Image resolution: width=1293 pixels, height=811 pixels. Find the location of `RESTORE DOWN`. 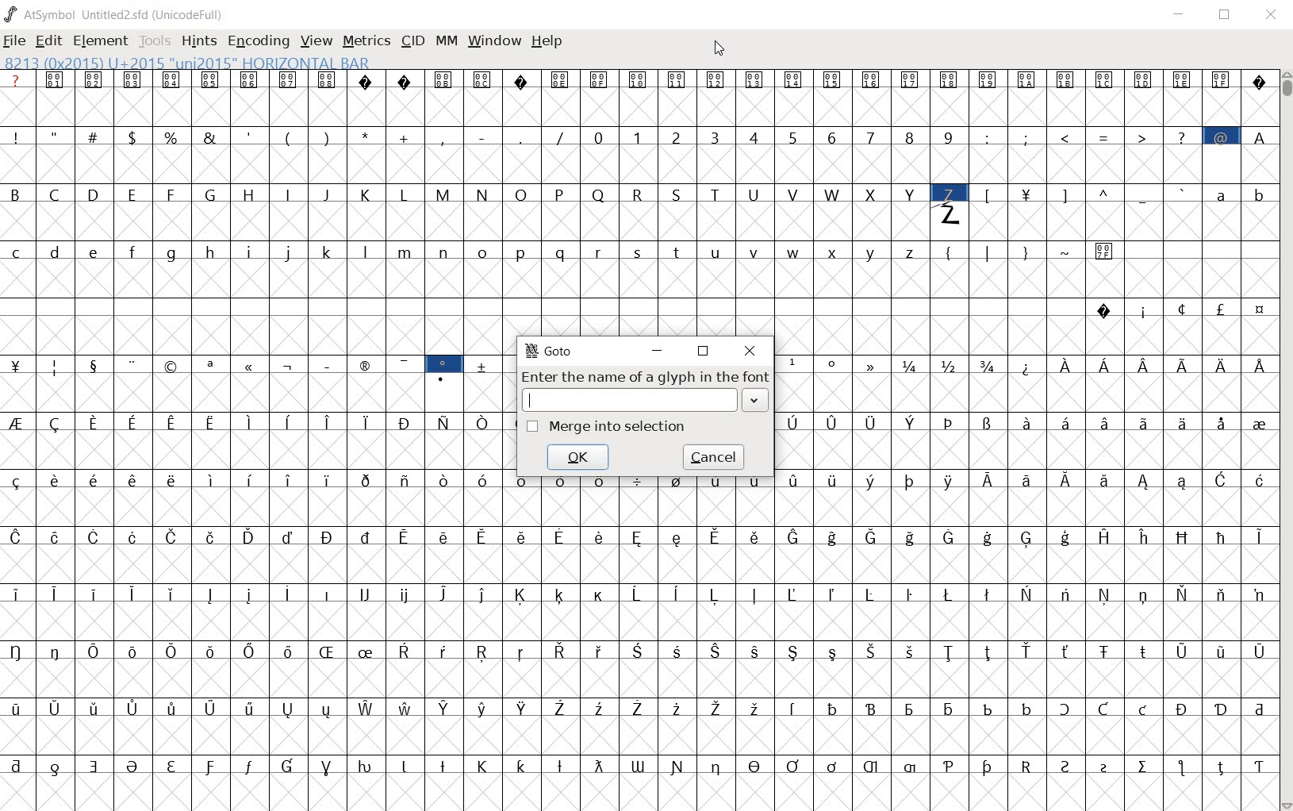

RESTORE DOWN is located at coordinates (705, 353).